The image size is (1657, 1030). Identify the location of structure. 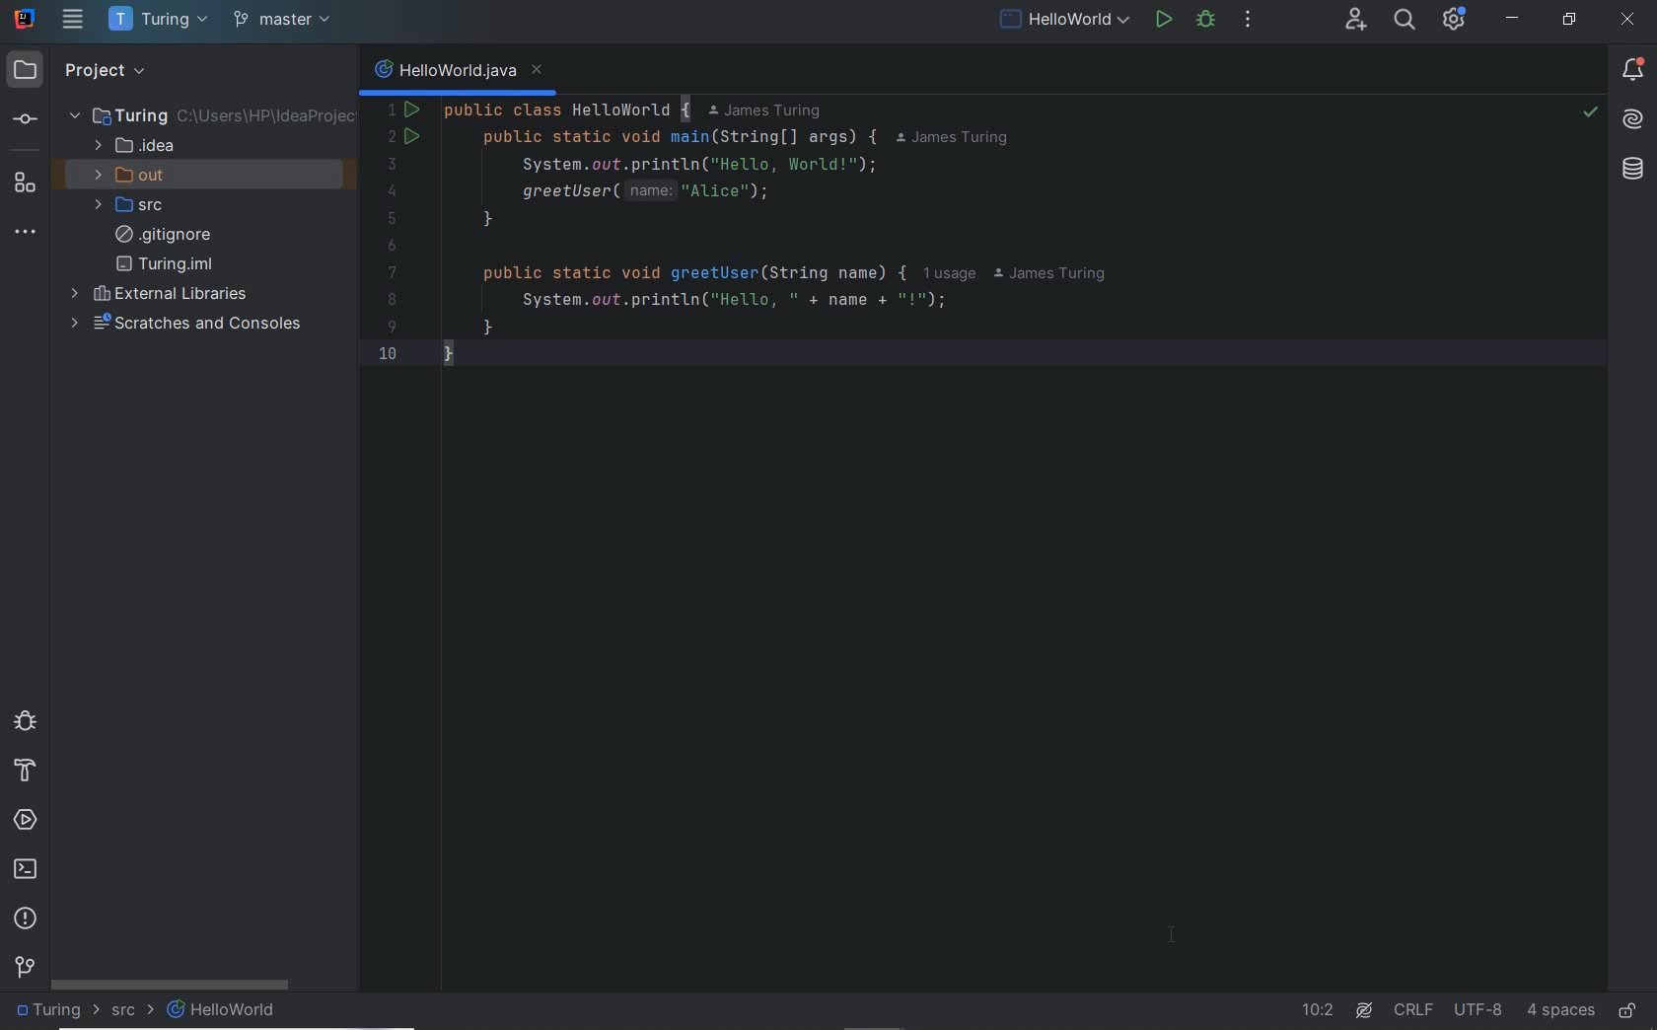
(24, 182).